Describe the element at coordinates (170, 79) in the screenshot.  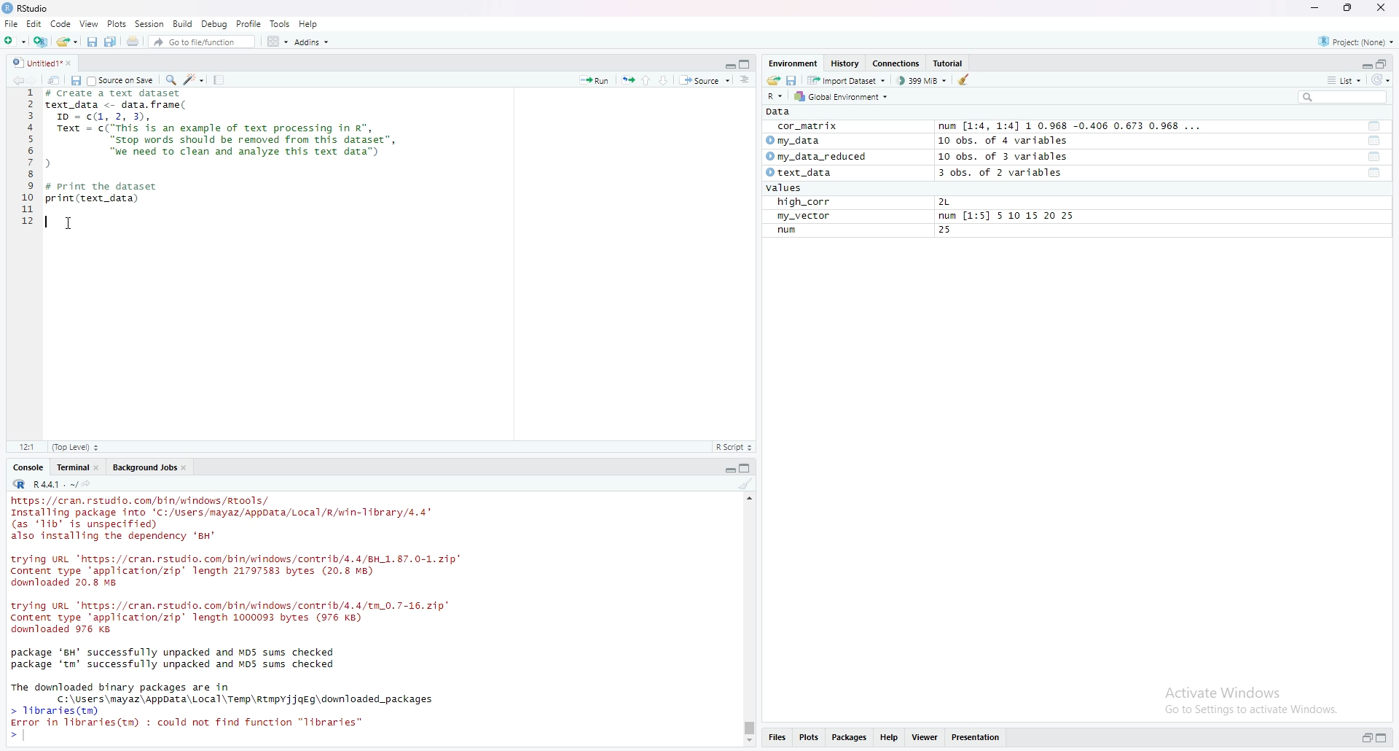
I see `find/replace` at that location.